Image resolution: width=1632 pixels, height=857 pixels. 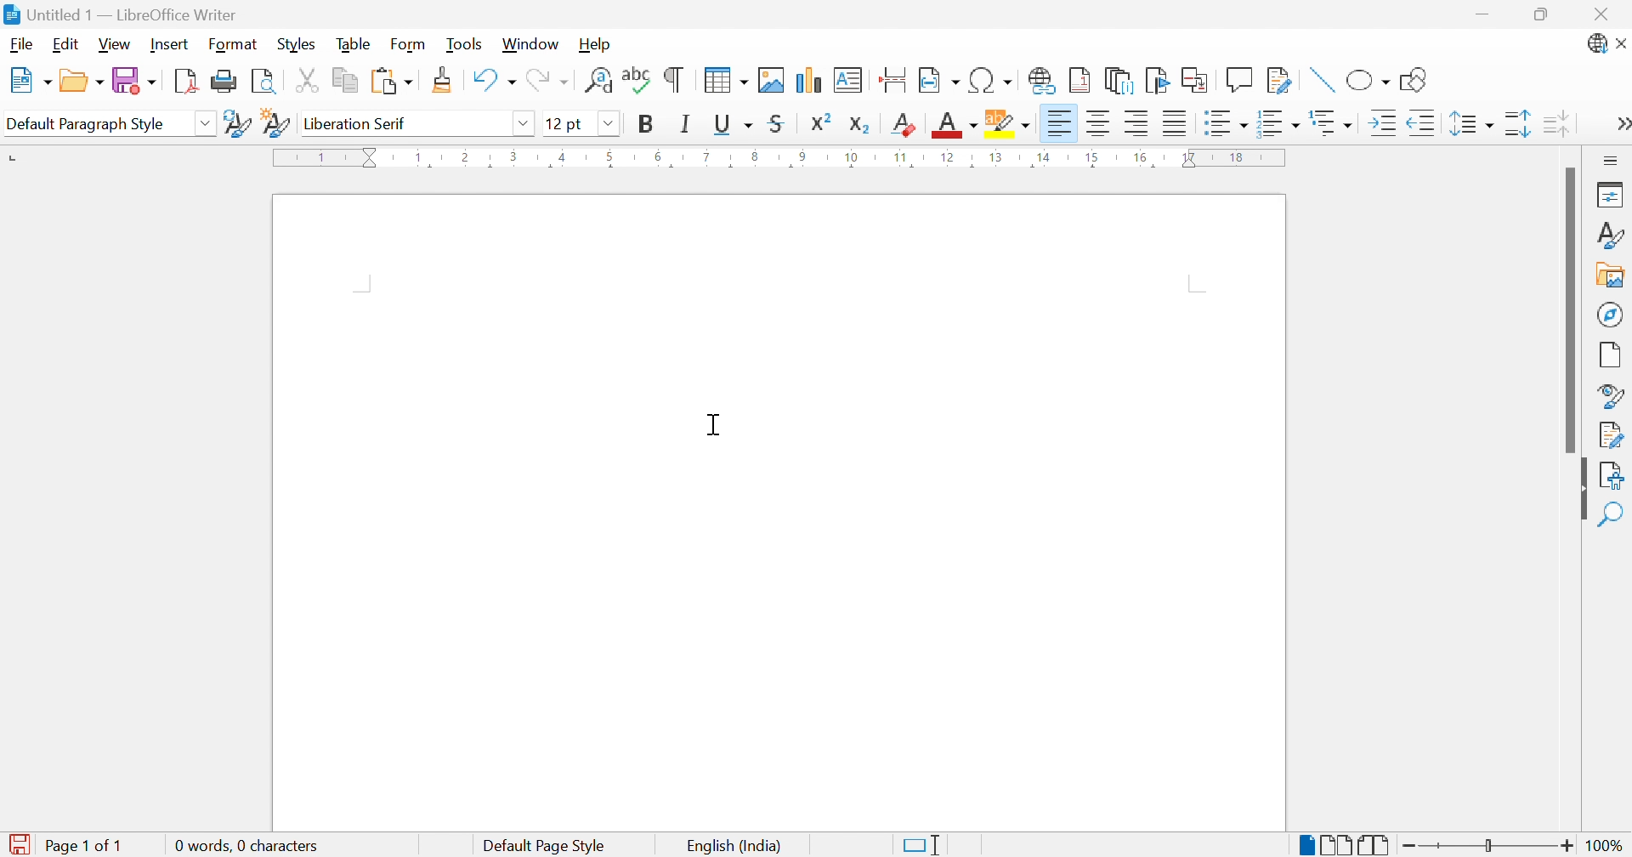 I want to click on Form, so click(x=412, y=45).